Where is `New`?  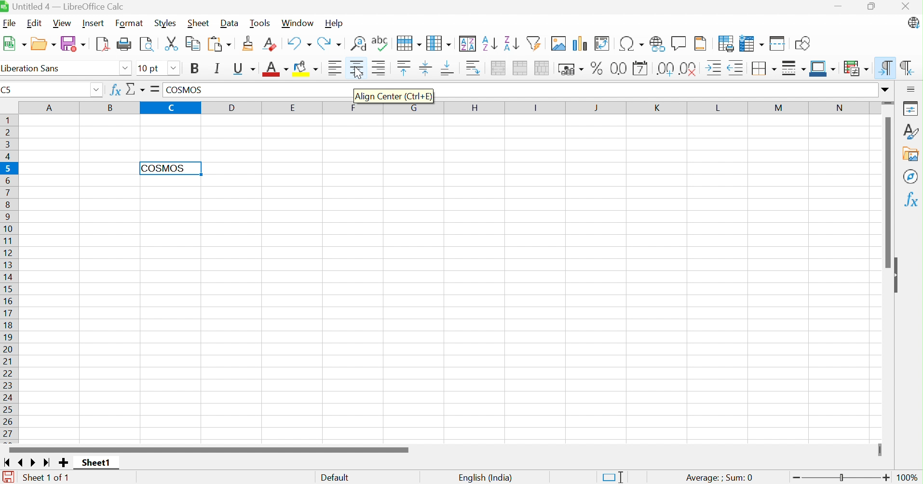 New is located at coordinates (15, 43).